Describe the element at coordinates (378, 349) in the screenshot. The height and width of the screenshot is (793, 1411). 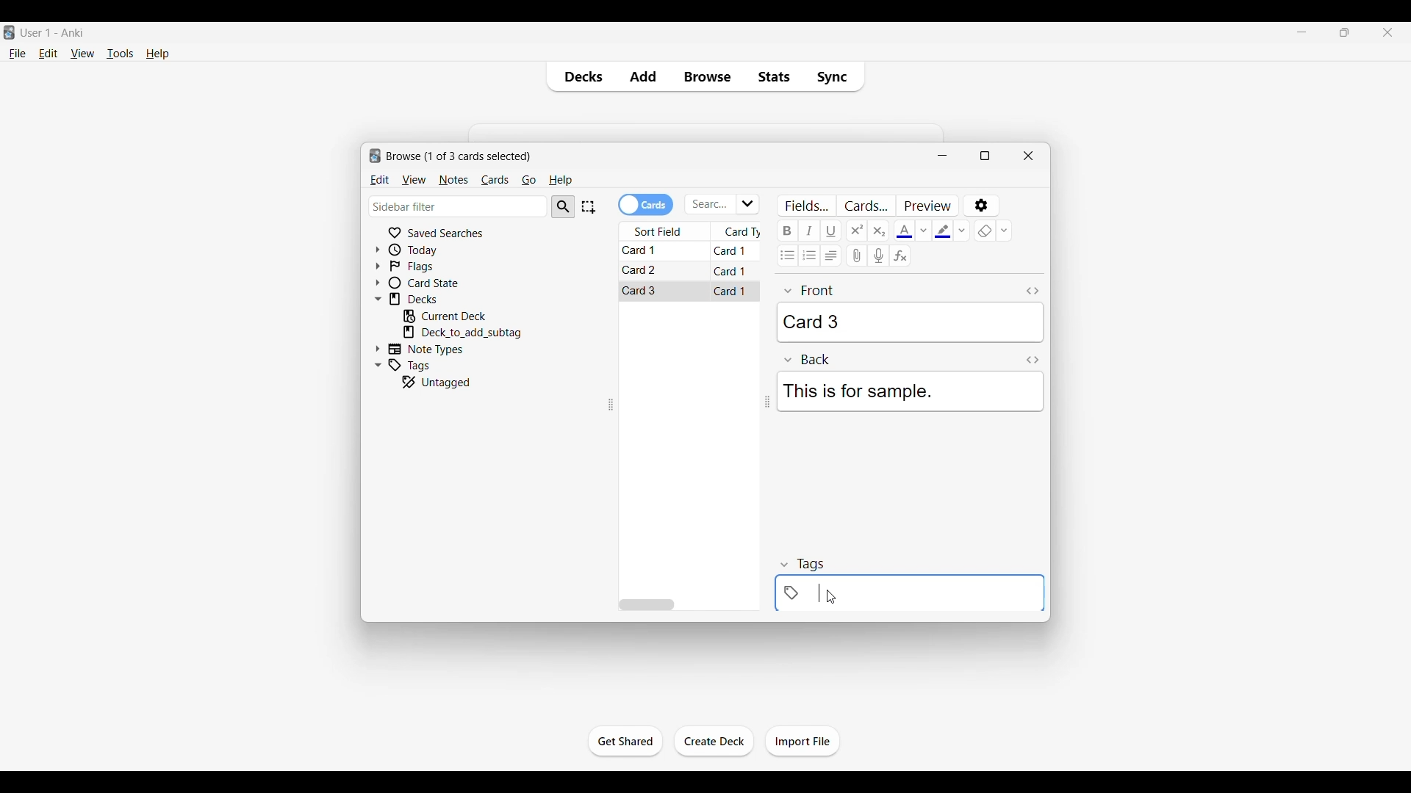
I see `Click to expand Note Types` at that location.